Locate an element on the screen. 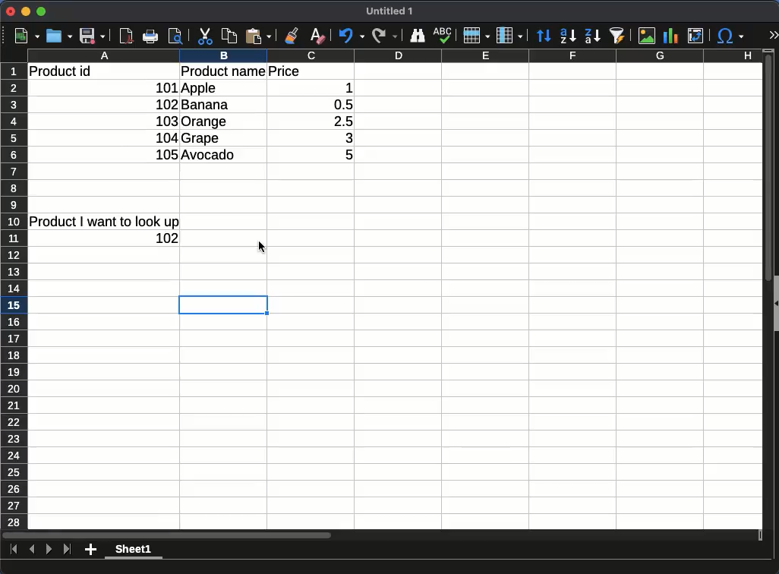  pdf viewer is located at coordinates (126, 36).